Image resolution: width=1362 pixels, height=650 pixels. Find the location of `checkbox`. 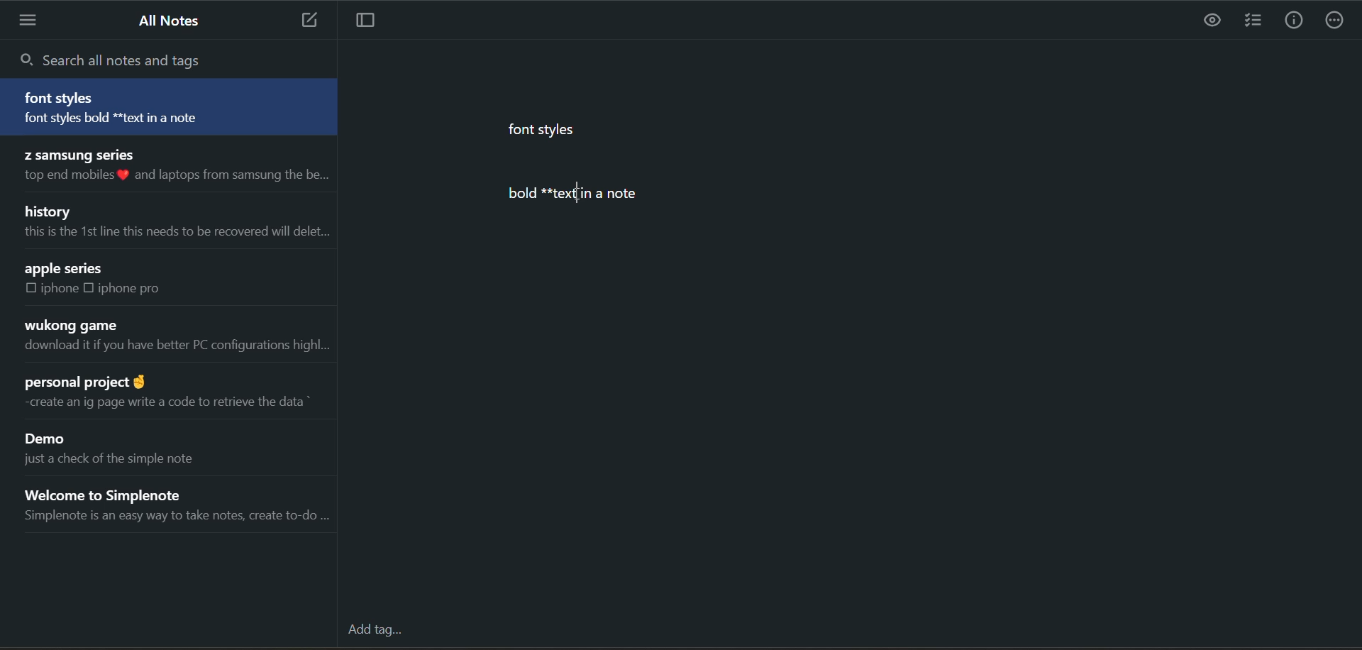

checkbox is located at coordinates (31, 289).